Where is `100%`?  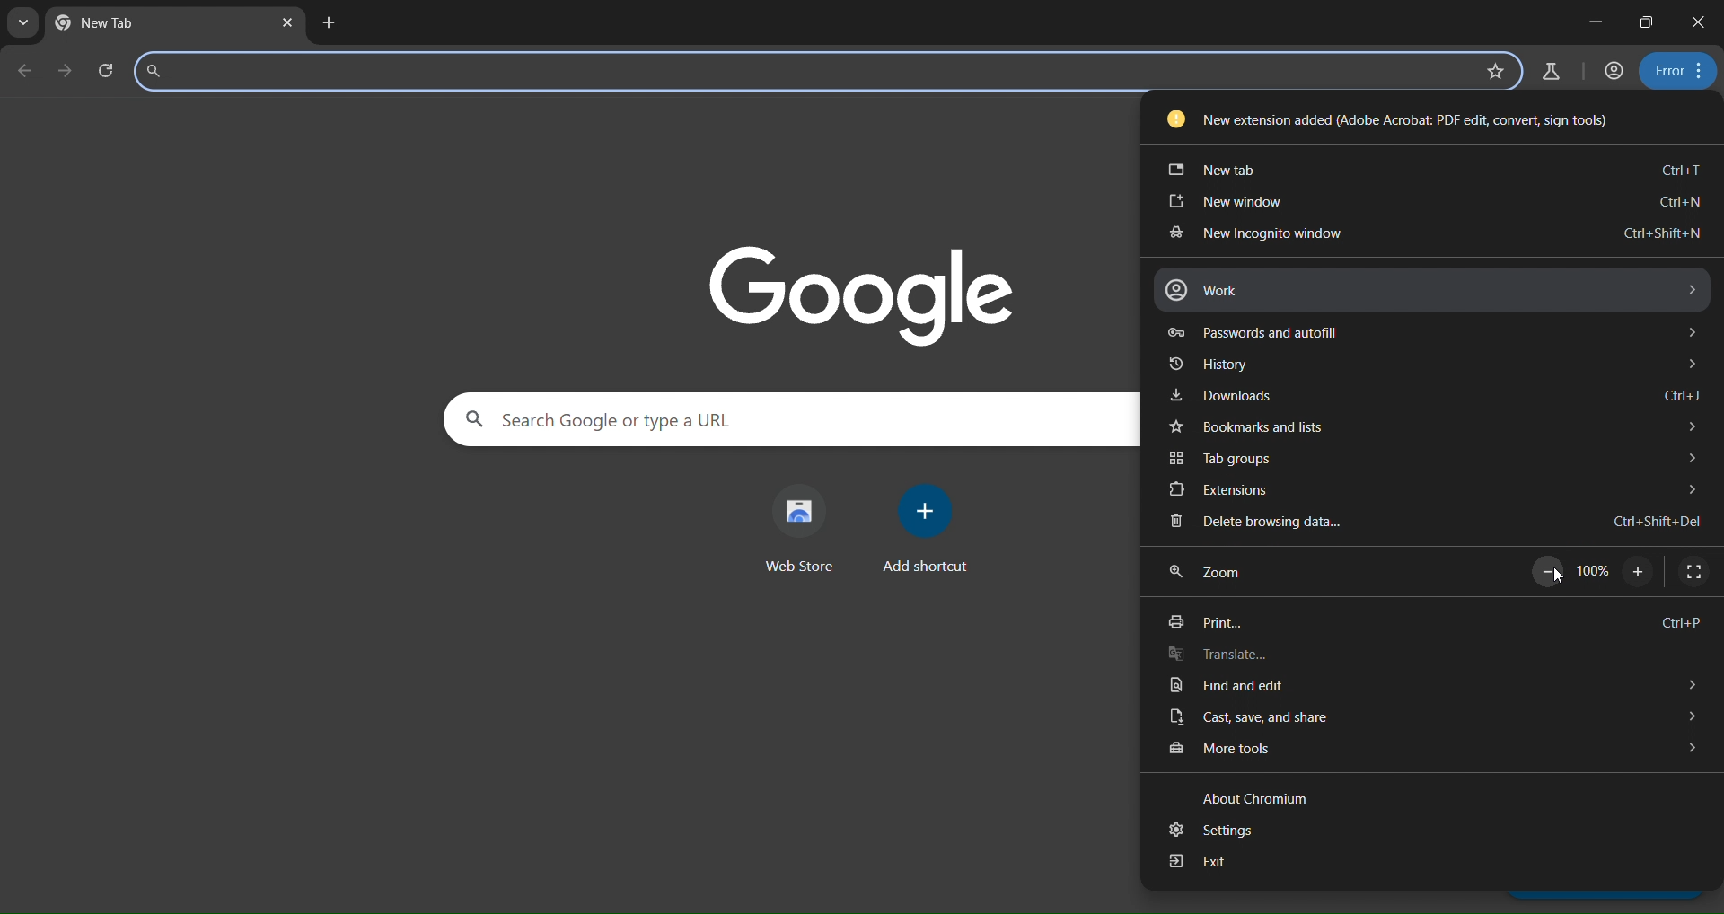
100% is located at coordinates (1594, 570).